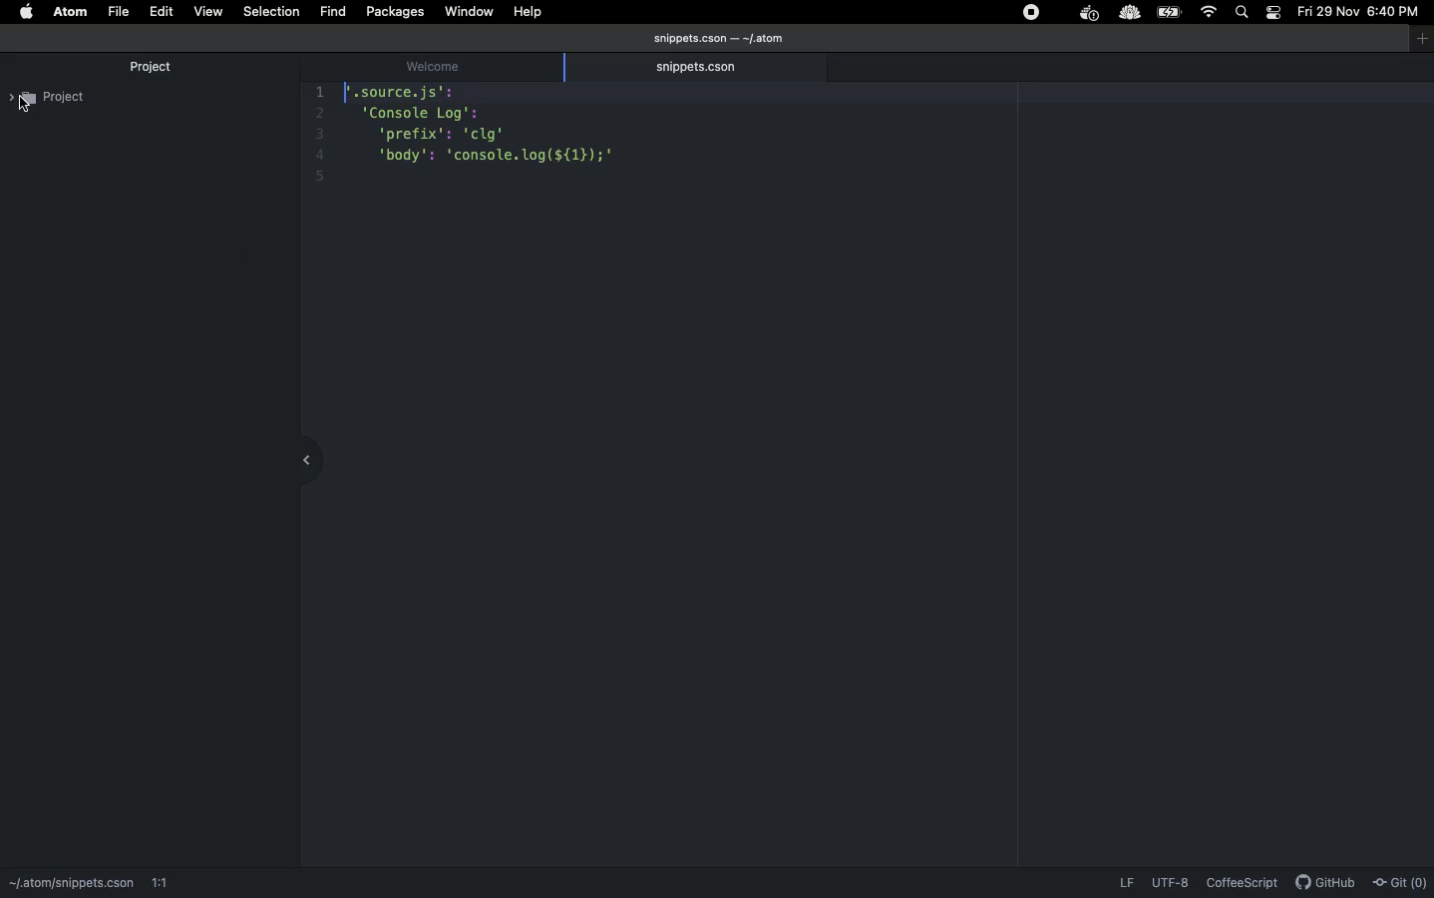 This screenshot has height=898, width=1434. I want to click on File, so click(119, 12).